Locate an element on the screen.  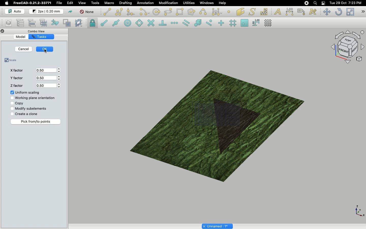
Snap special is located at coordinates (197, 22).